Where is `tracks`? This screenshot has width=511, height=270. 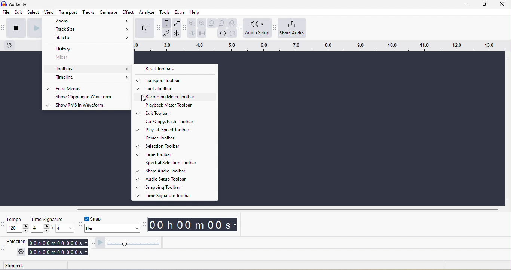 tracks is located at coordinates (88, 12).